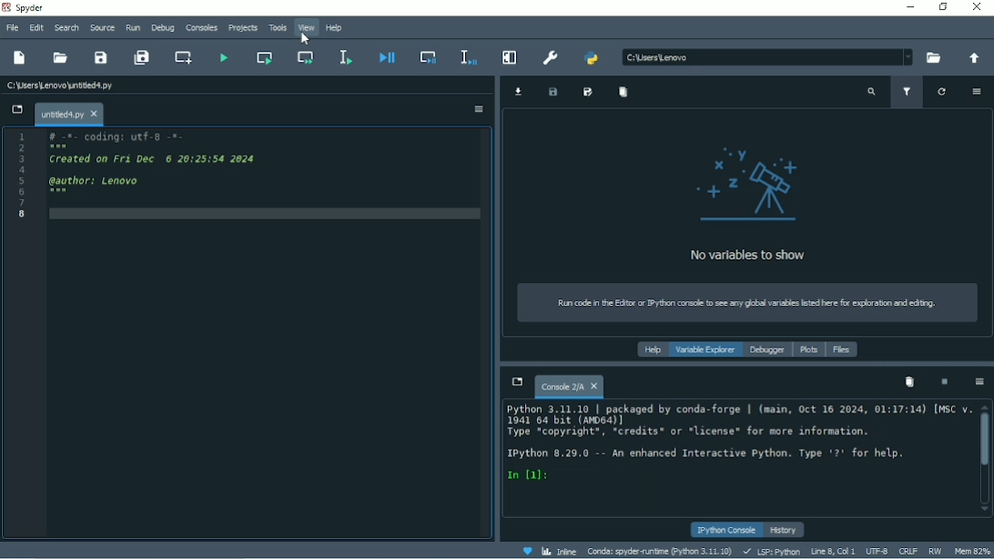  Describe the element at coordinates (753, 205) in the screenshot. I see `No variables to show` at that location.